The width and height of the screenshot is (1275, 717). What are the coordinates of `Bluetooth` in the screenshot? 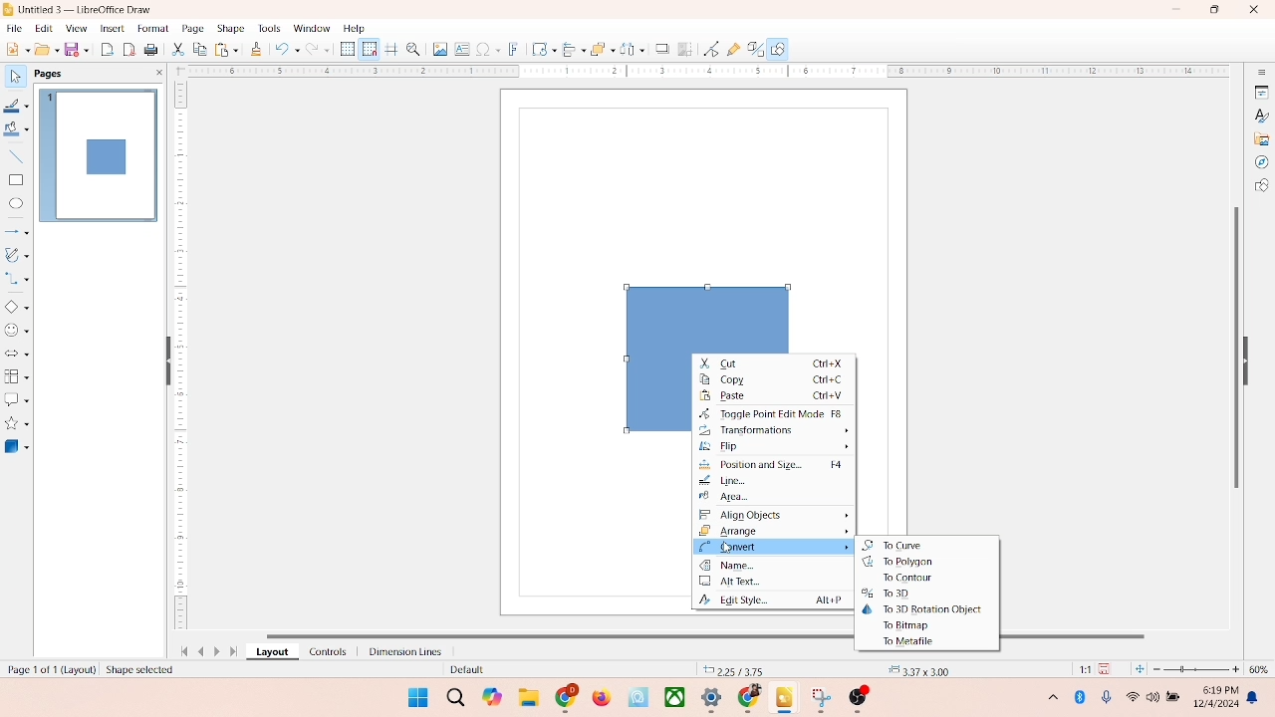 It's located at (1084, 697).